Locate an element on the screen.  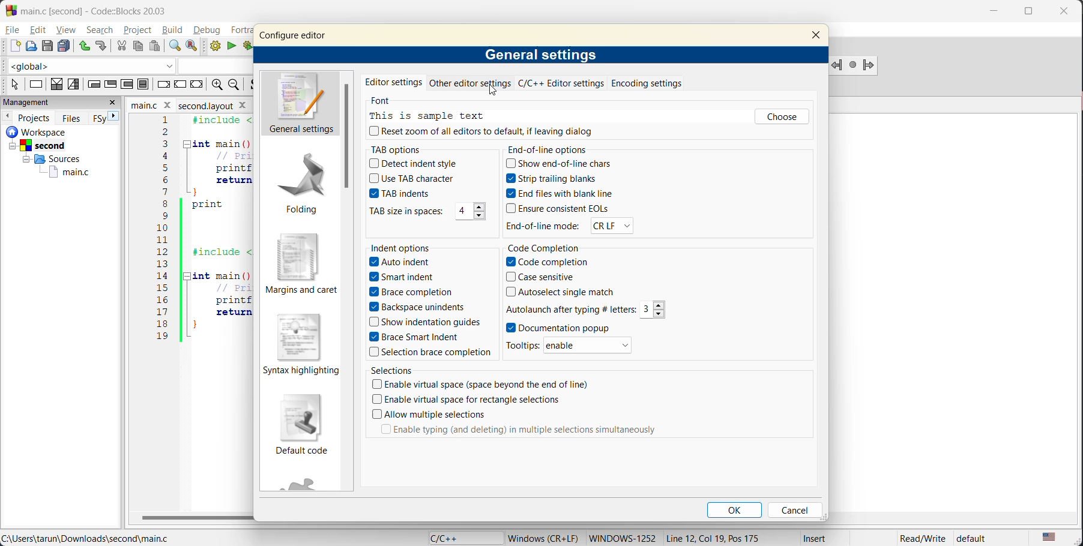
text language is located at coordinates (1051, 536).